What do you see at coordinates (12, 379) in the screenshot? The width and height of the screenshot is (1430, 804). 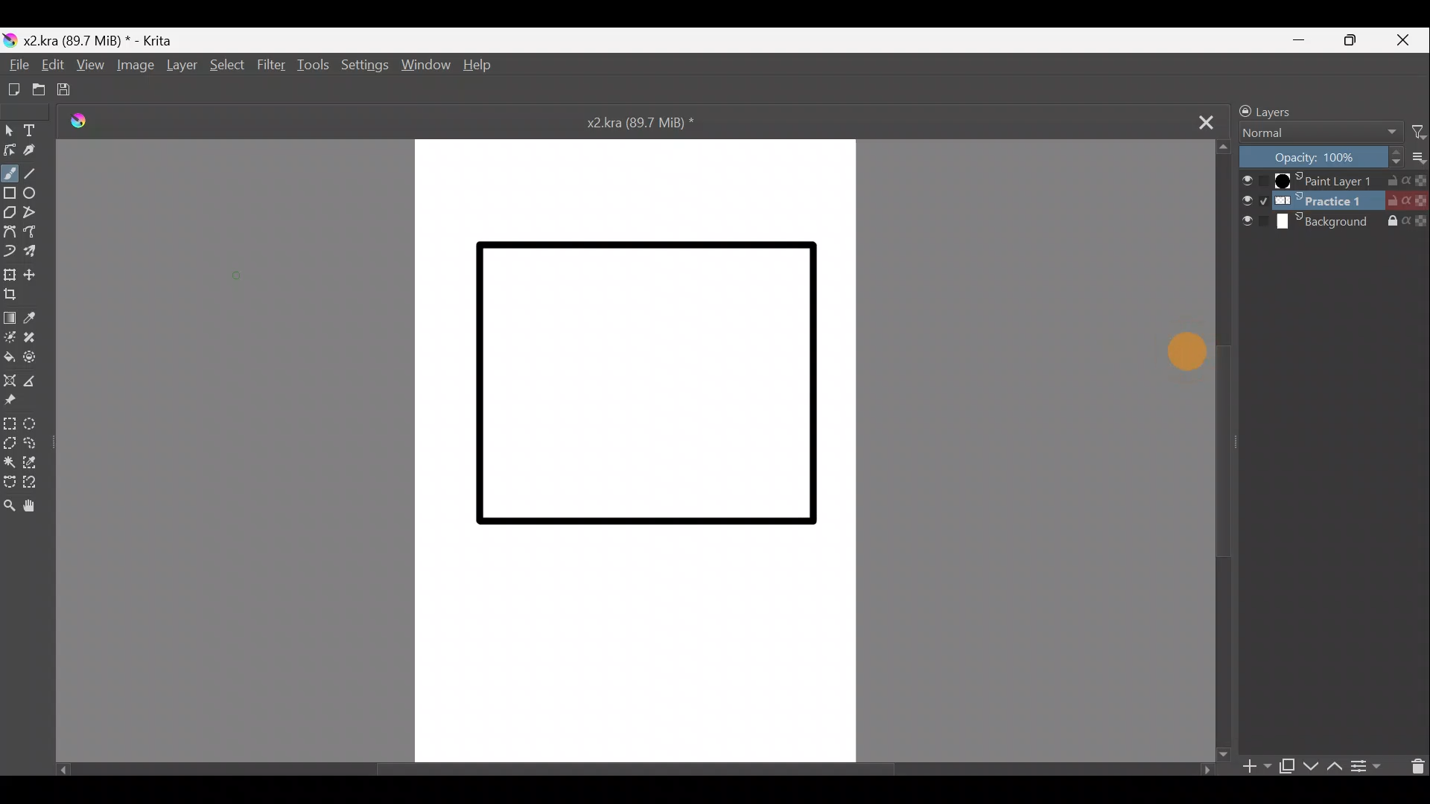 I see `Assistant tool` at bounding box center [12, 379].